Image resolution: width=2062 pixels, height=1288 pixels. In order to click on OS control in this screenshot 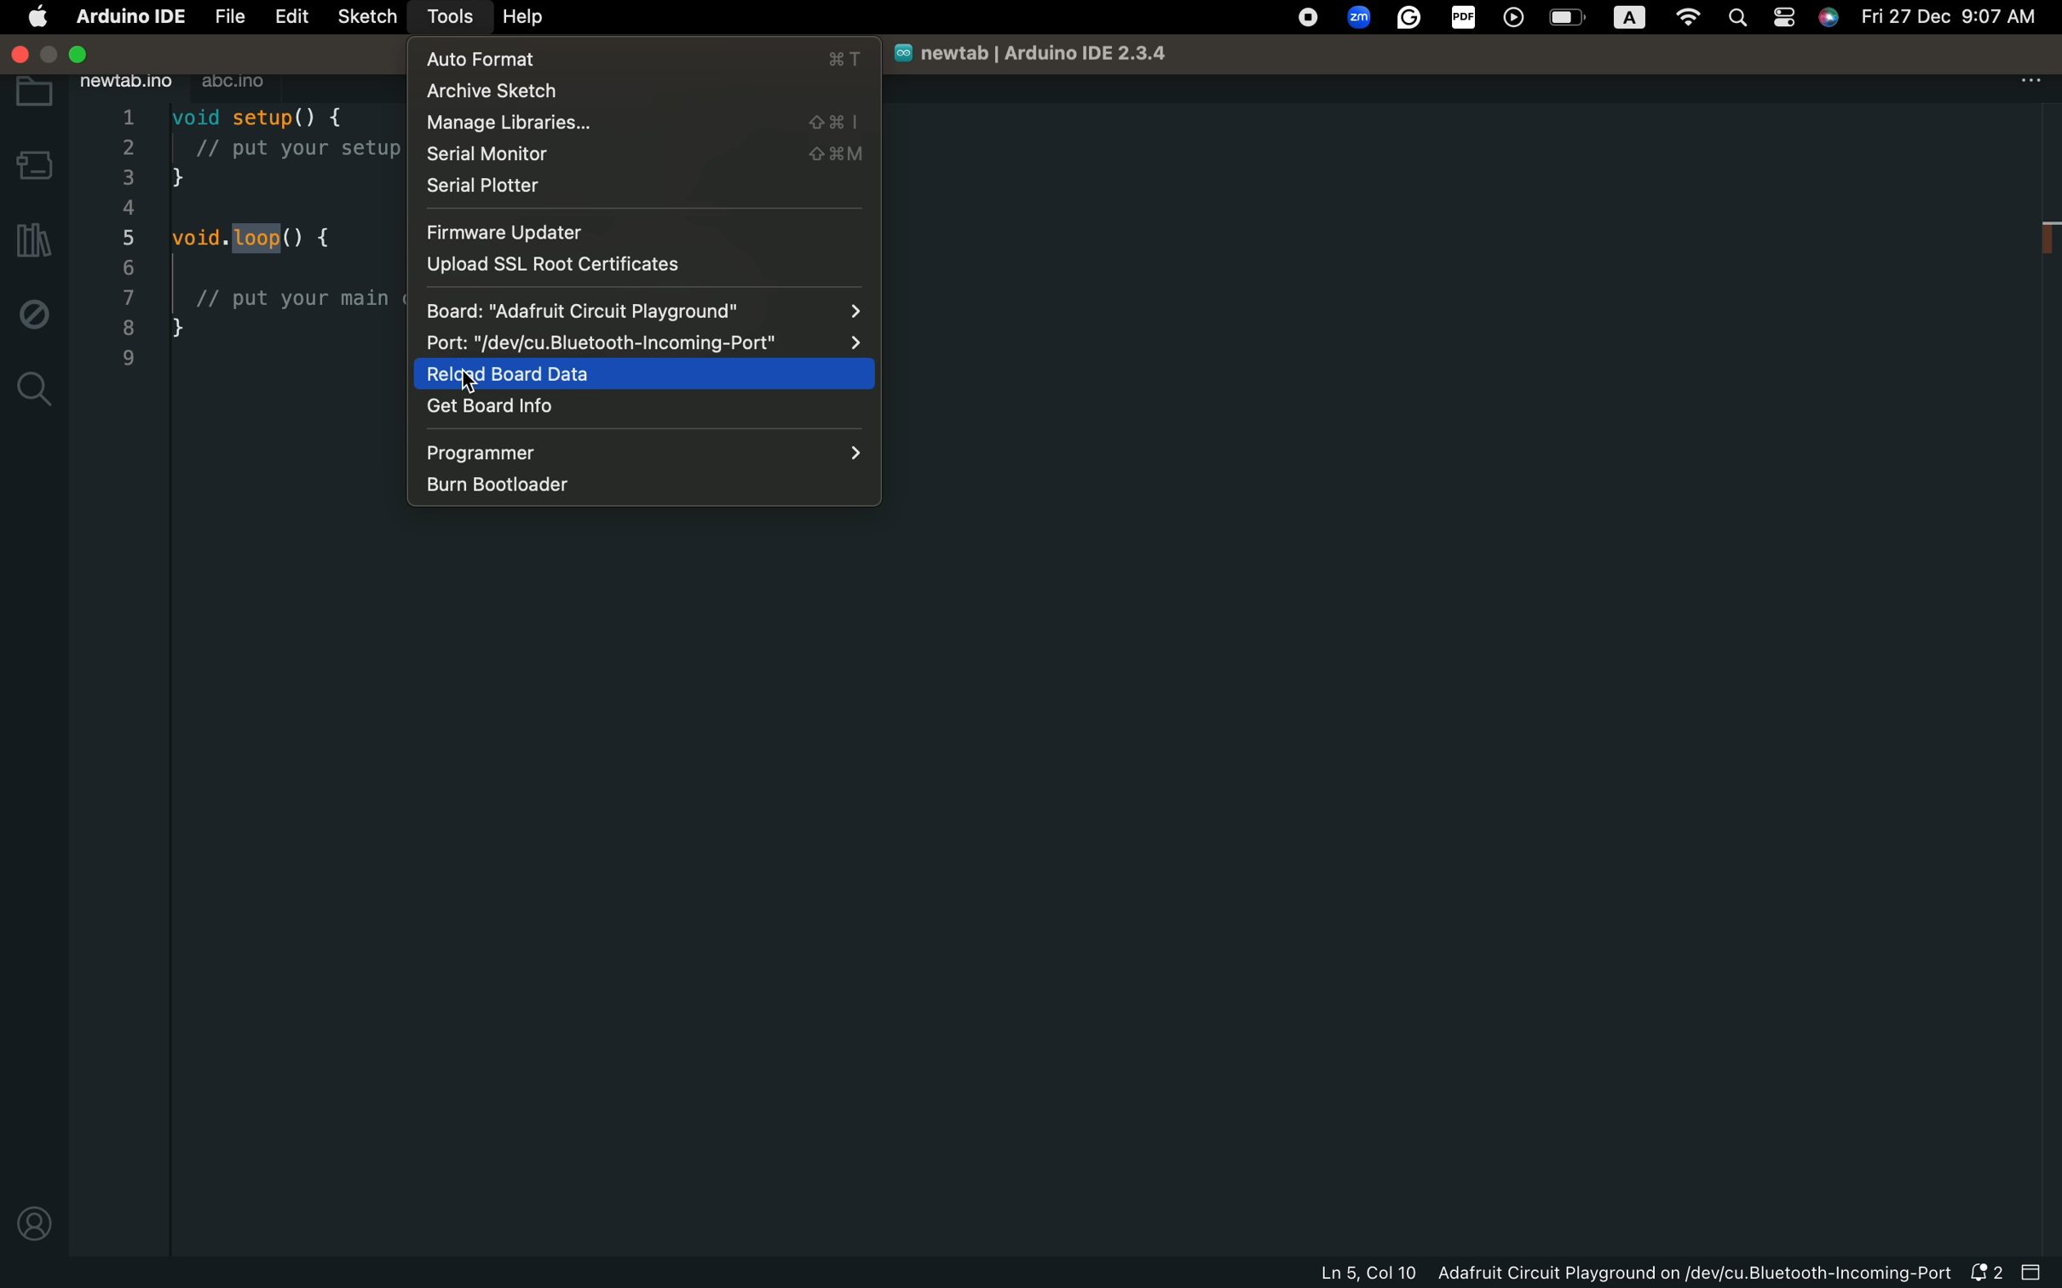, I will do `click(1558, 20)`.